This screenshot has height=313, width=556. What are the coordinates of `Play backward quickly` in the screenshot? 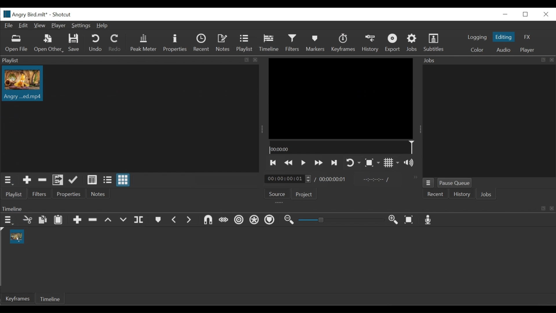 It's located at (319, 163).